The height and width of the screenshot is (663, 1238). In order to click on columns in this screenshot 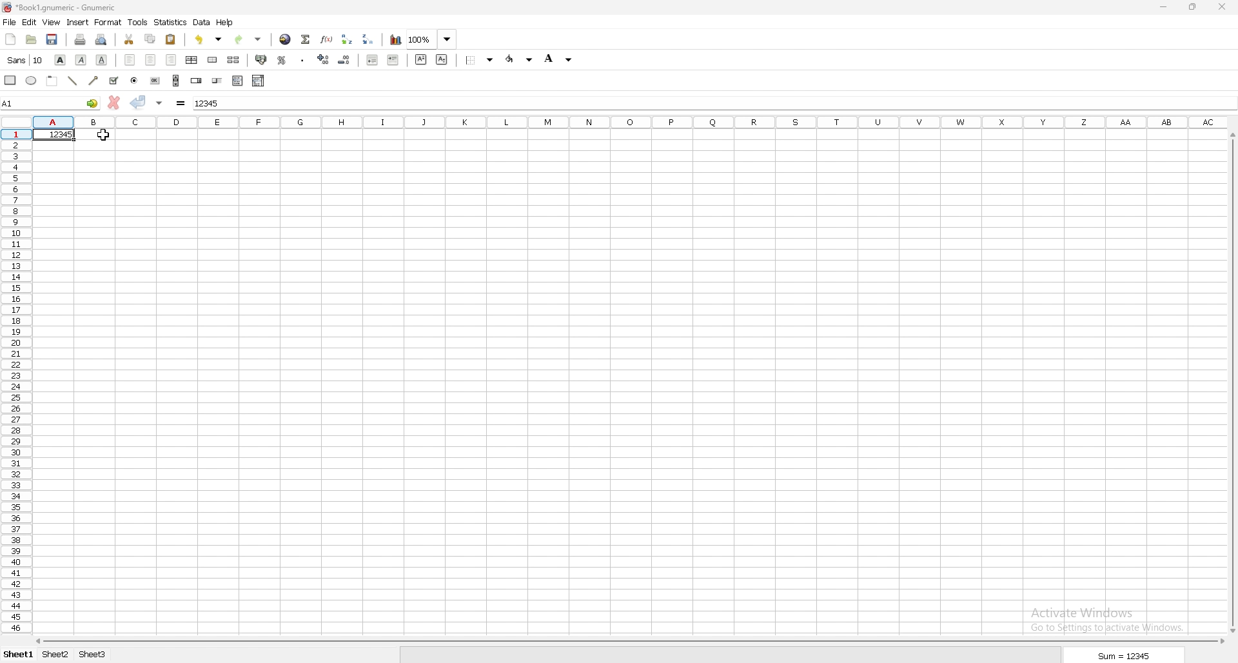, I will do `click(629, 122)`.